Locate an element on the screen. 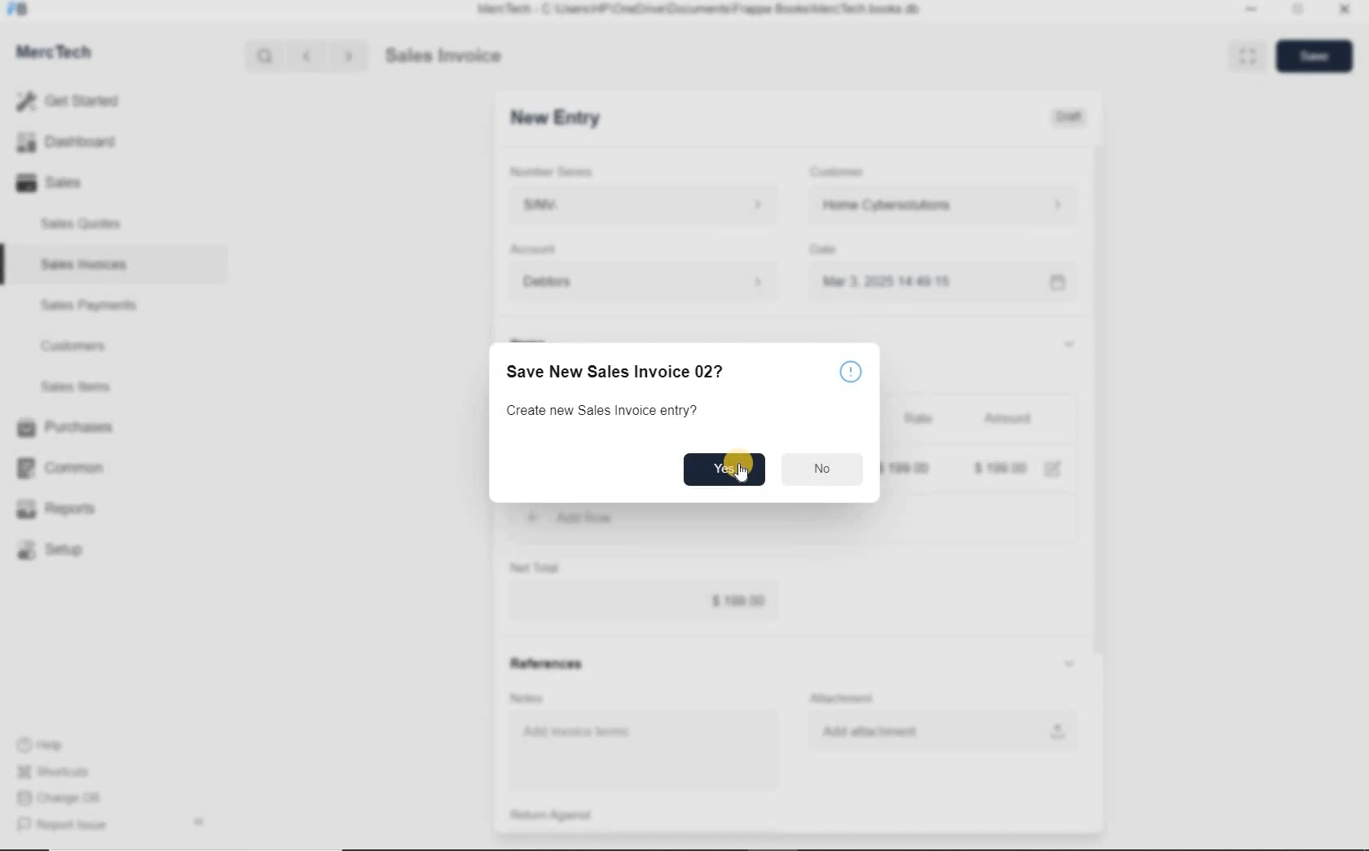  Notes is located at coordinates (530, 698).